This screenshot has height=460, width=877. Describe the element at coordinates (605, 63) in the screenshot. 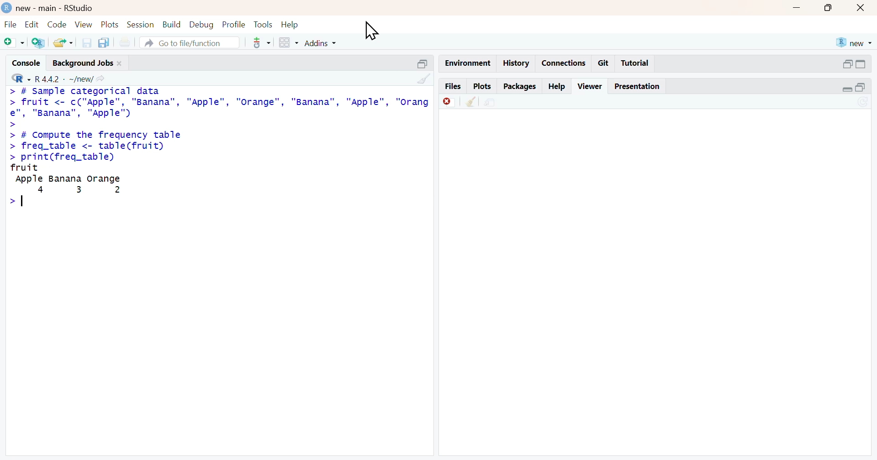

I see `git` at that location.